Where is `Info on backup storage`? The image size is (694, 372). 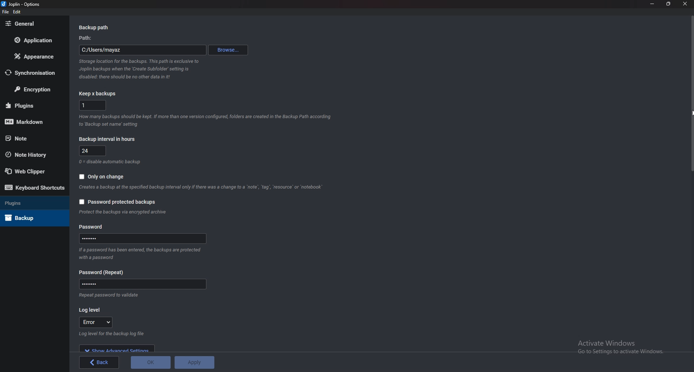
Info on backup storage is located at coordinates (139, 70).